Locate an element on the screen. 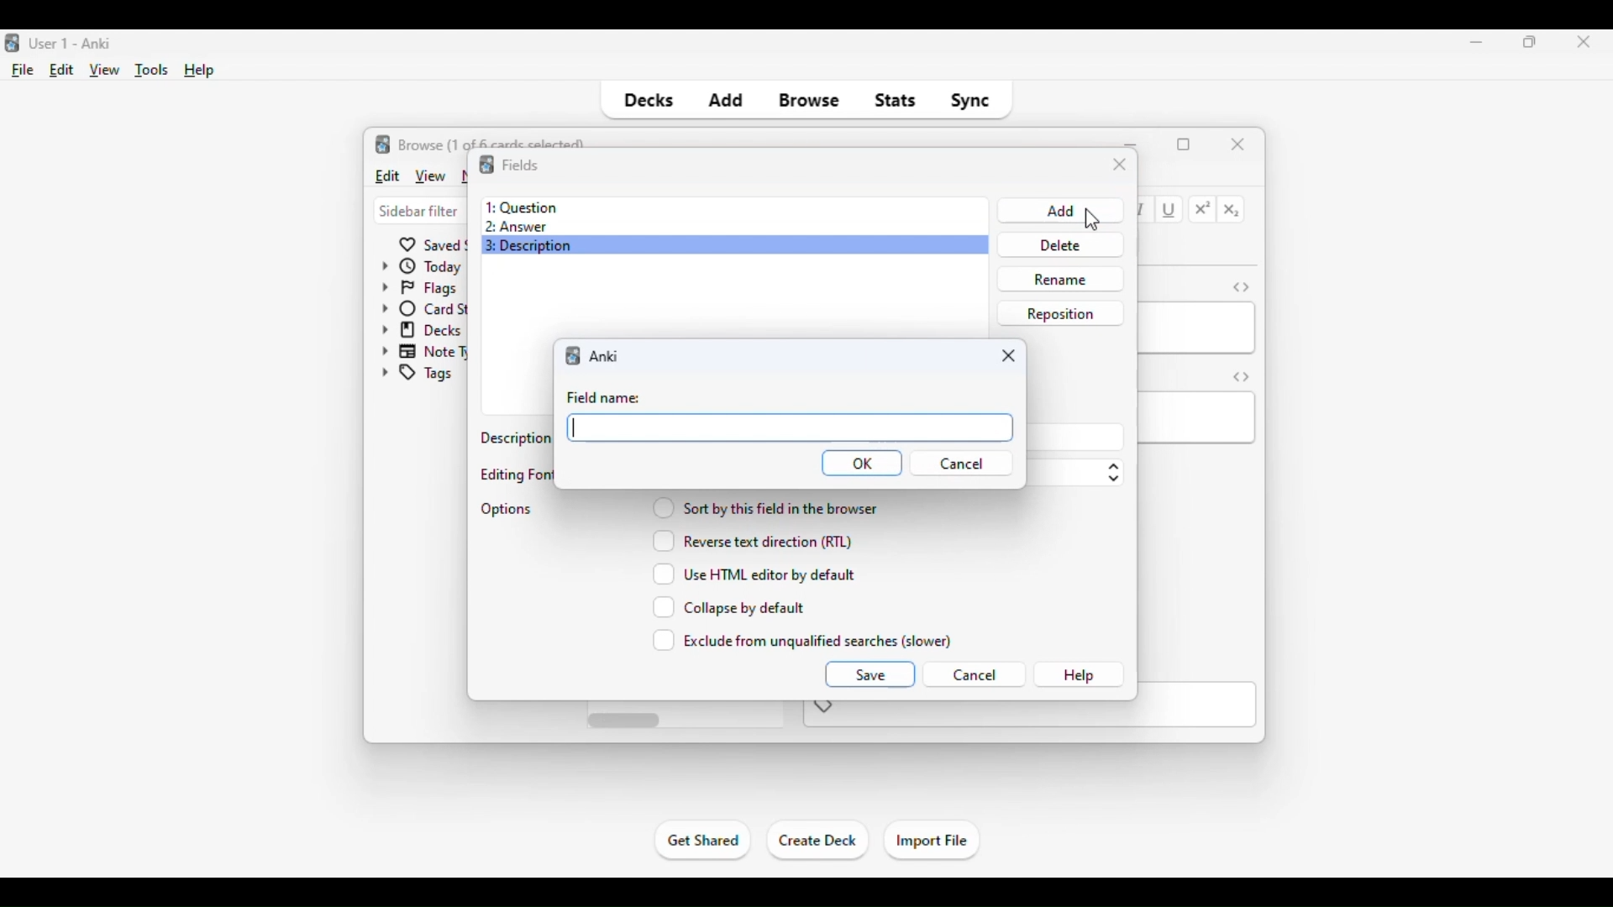 Image resolution: width=1613 pixels, height=907 pixels. logo is located at coordinates (10, 44).